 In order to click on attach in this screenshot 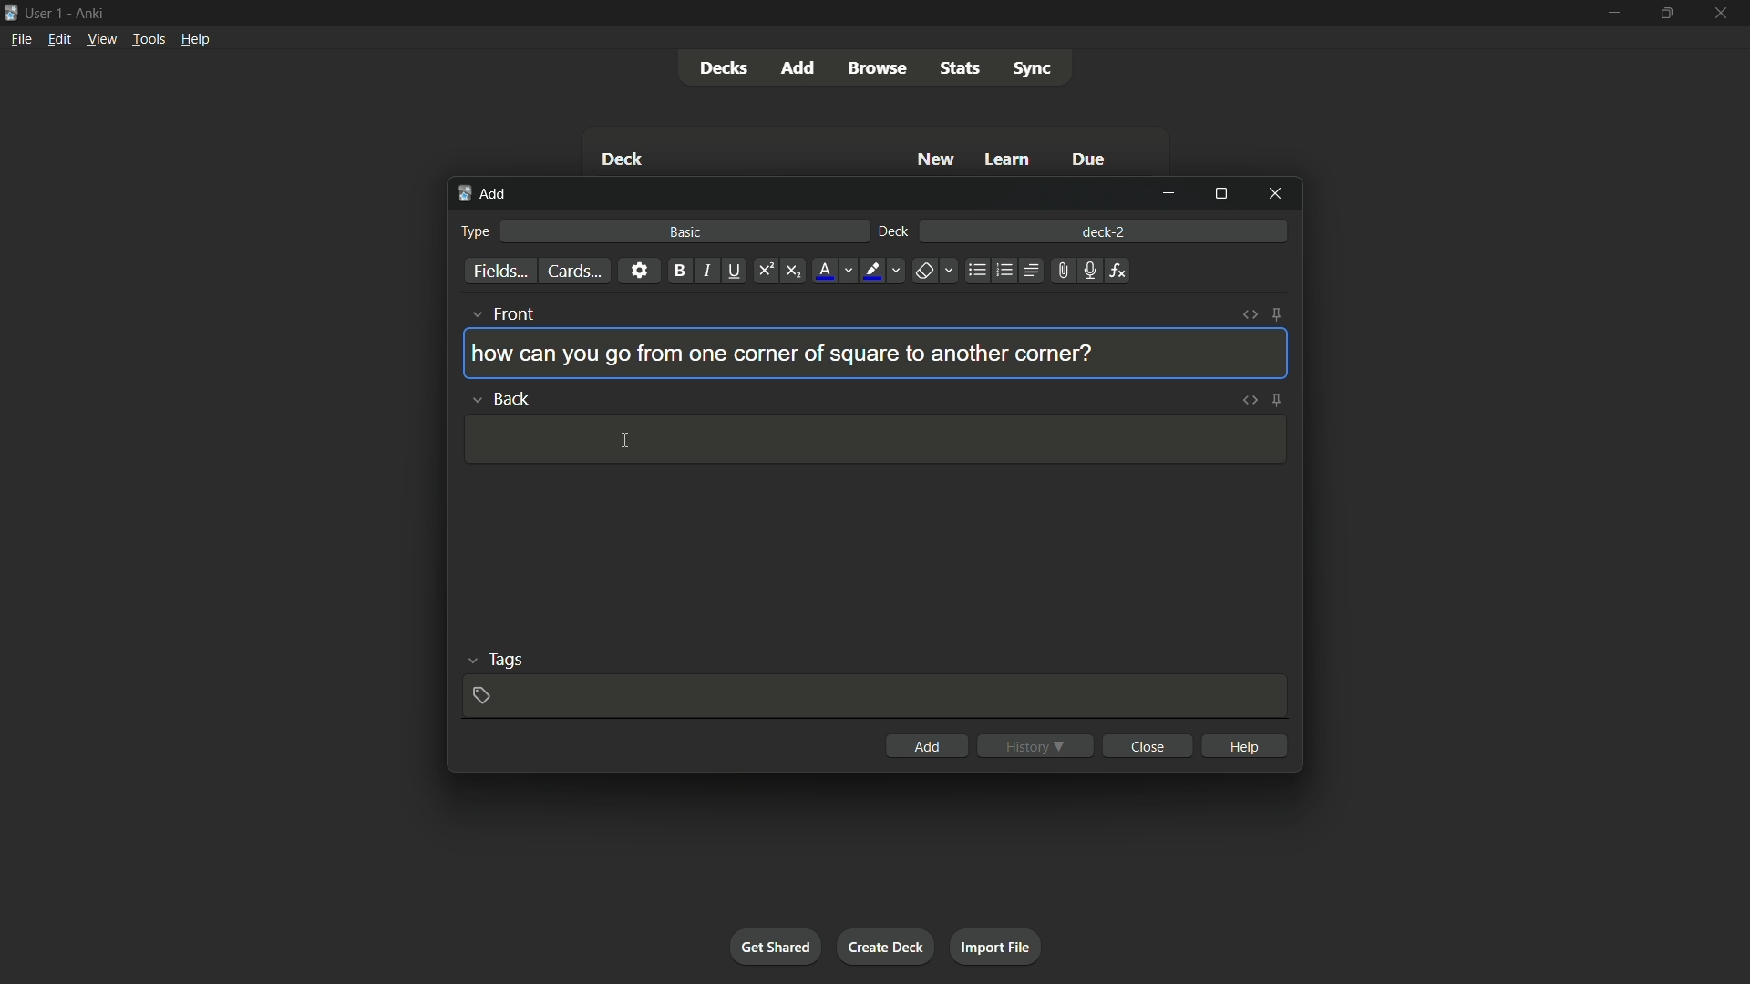, I will do `click(1064, 270)`.